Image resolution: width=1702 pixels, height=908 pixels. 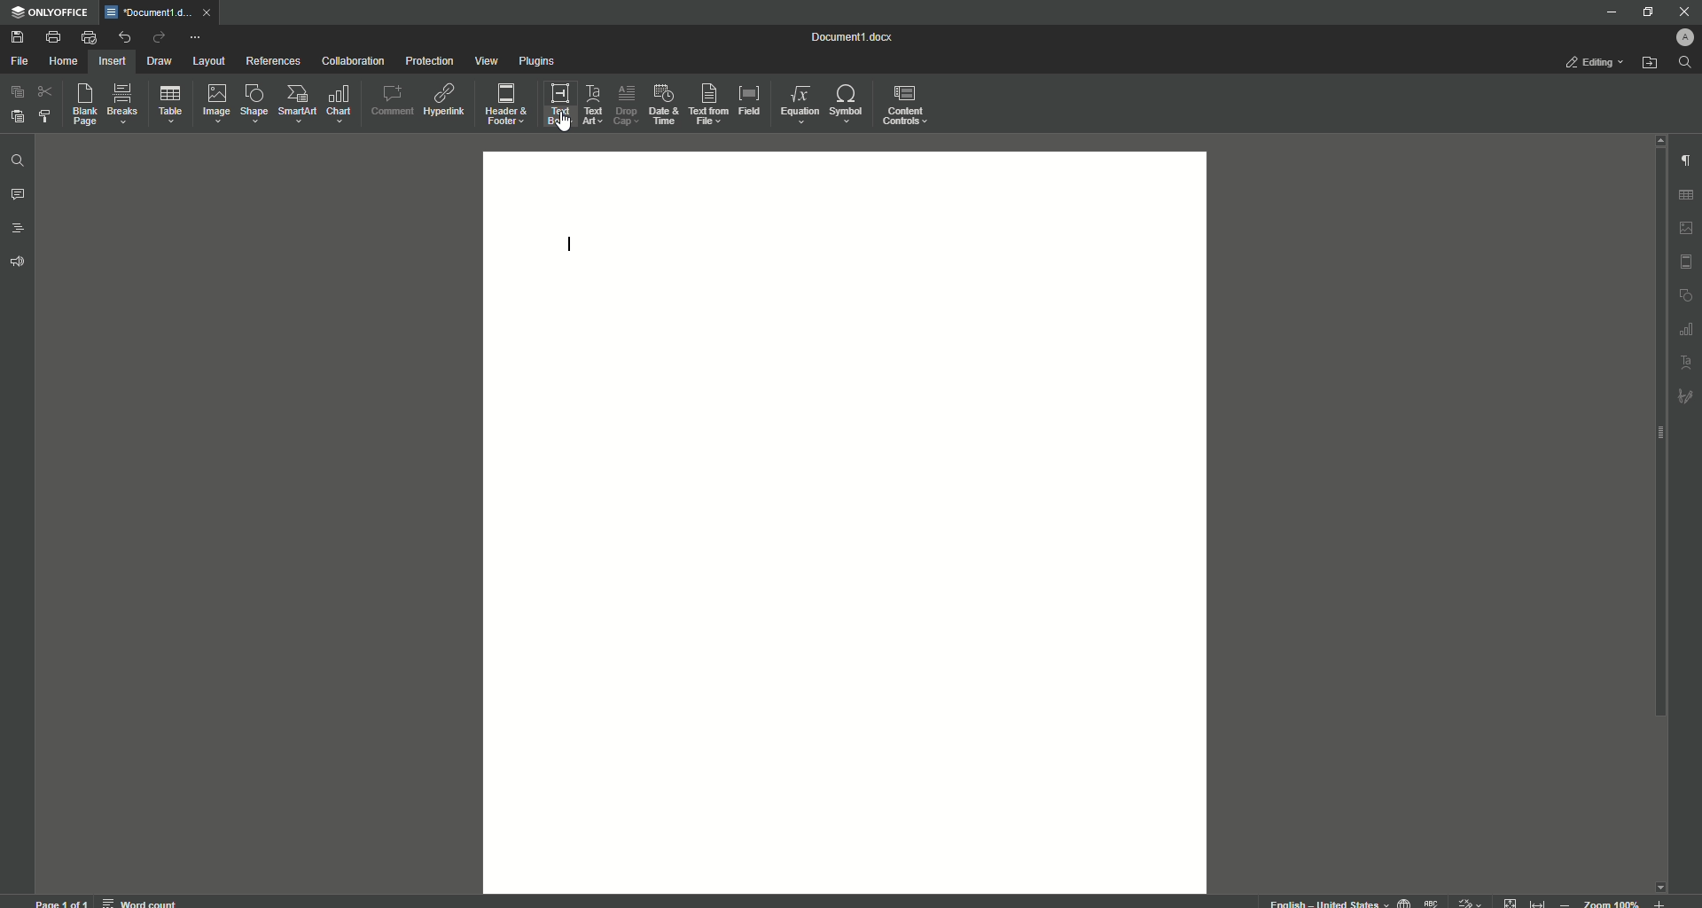 What do you see at coordinates (1511, 902) in the screenshot?
I see `fit to page` at bounding box center [1511, 902].